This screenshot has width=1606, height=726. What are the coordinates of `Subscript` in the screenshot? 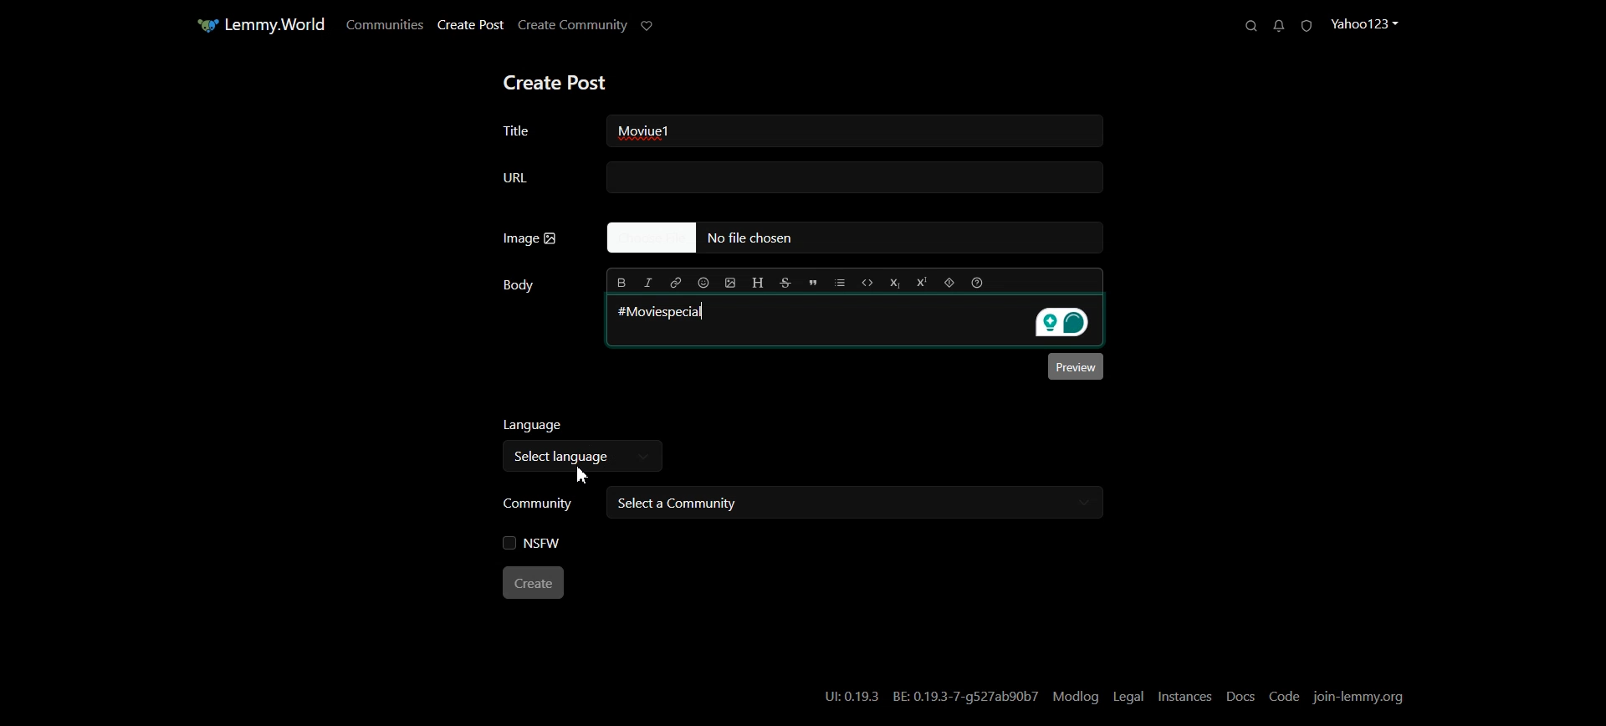 It's located at (896, 283).